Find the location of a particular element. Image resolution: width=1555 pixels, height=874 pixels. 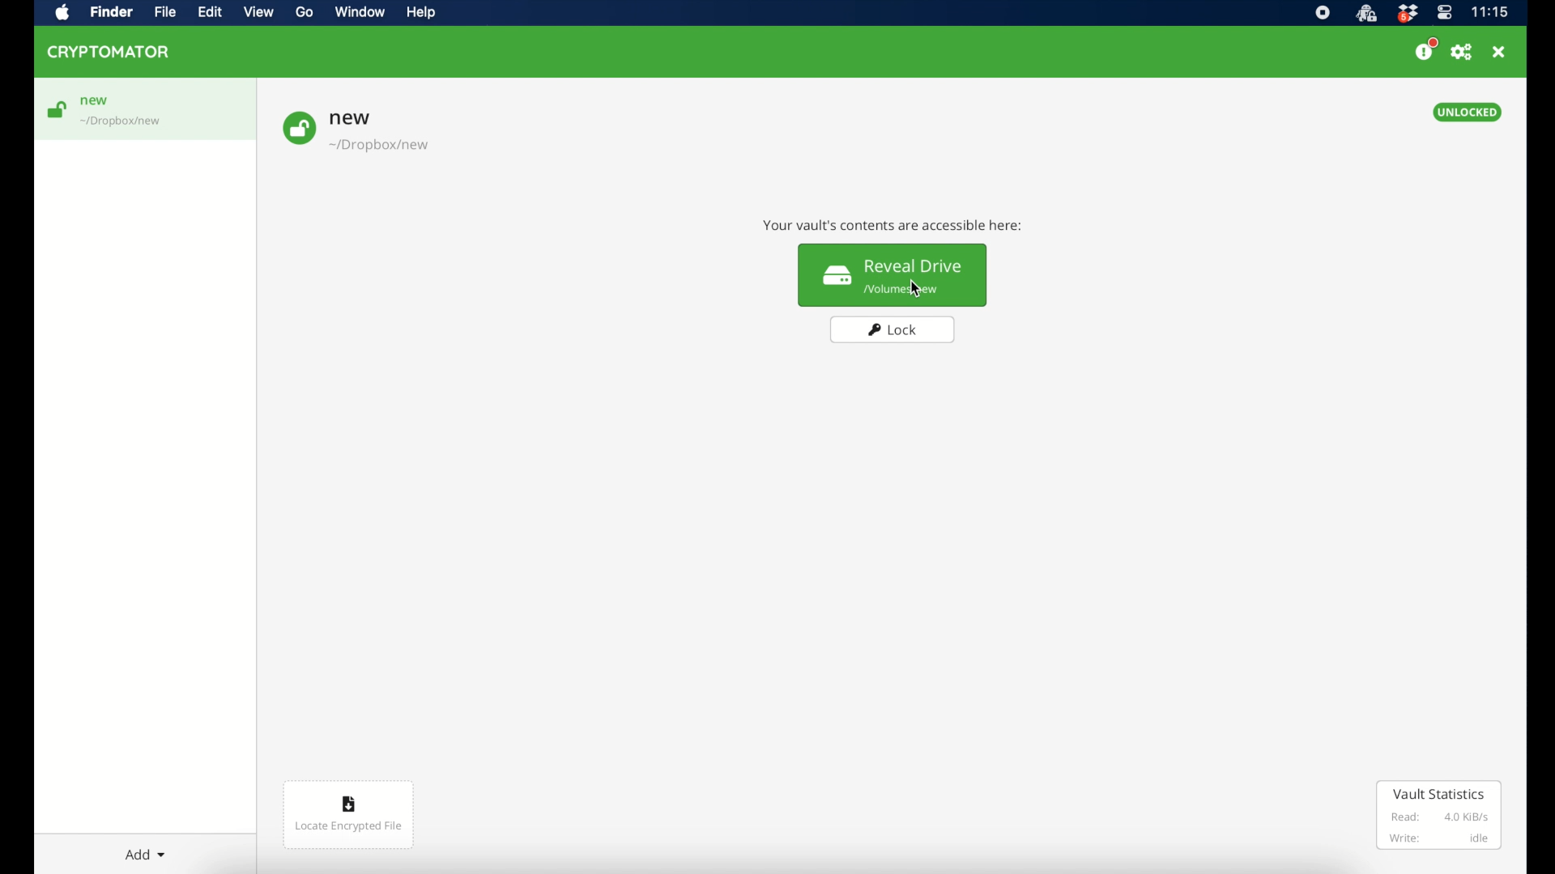

dropbox is located at coordinates (1407, 14).